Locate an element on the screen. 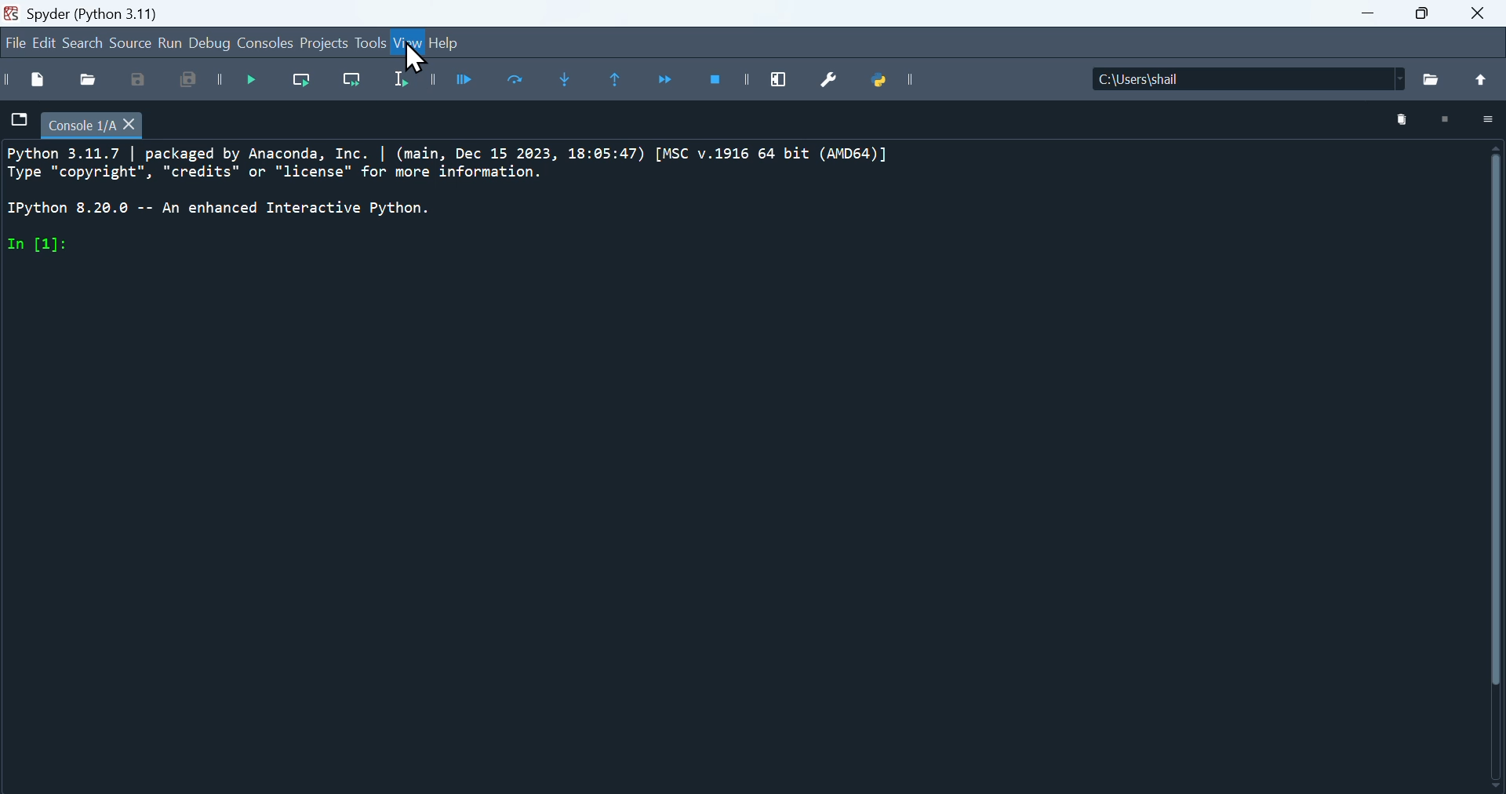  Help is located at coordinates (454, 45).